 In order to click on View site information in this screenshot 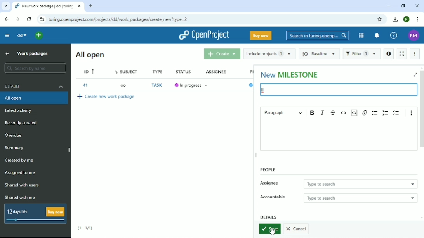, I will do `click(42, 19)`.